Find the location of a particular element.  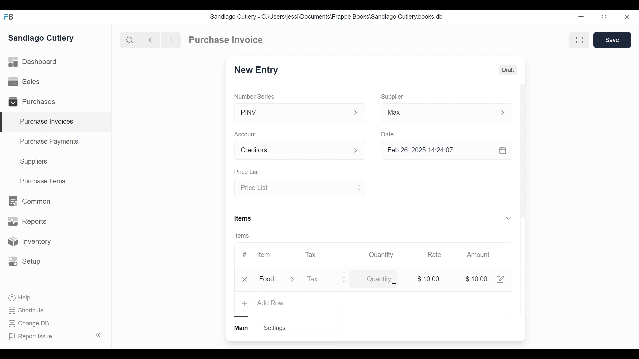

Sandiago Cutlery - C:\Users\jessi\Documents\Frappe Books\Sandiago Cutlery.books.db is located at coordinates (327, 17).